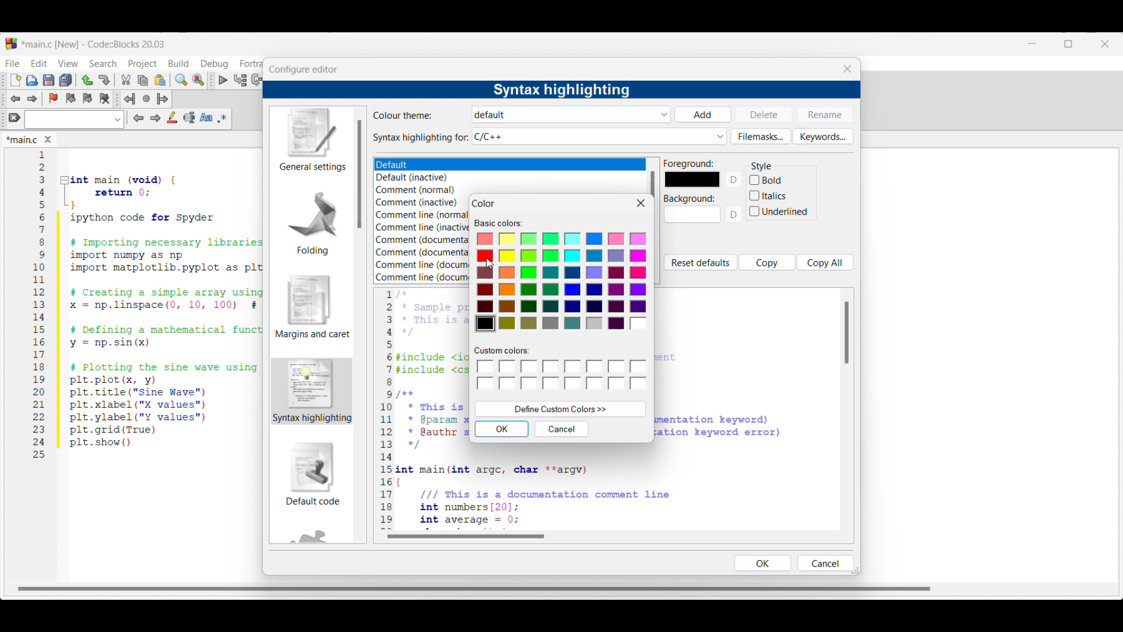 This screenshot has height=632, width=1123. Describe the element at coordinates (1032, 44) in the screenshot. I see `Minimize ` at that location.